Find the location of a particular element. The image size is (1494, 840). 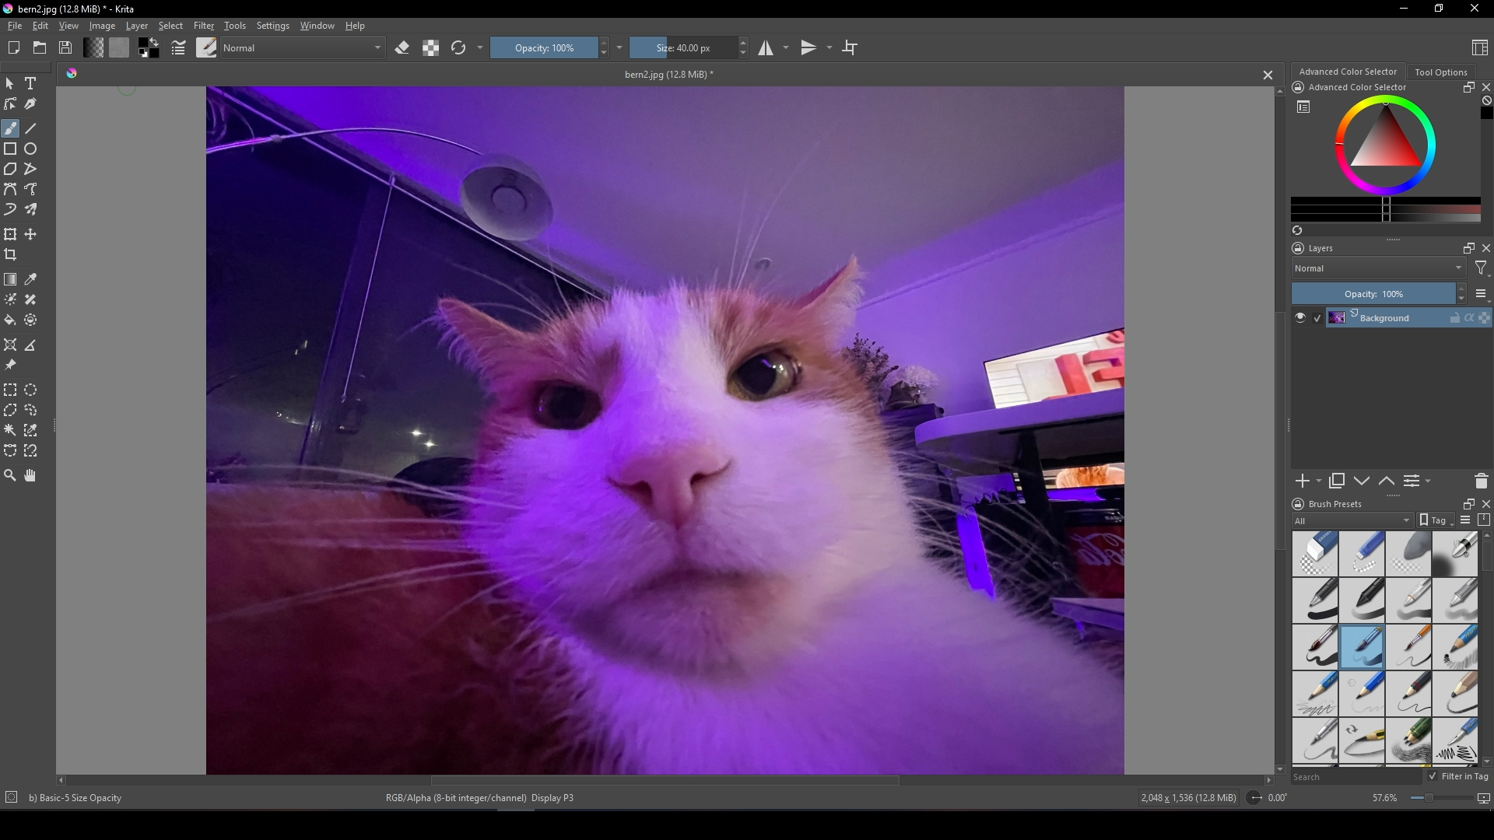

Brush preset filter is located at coordinates (1354, 521).